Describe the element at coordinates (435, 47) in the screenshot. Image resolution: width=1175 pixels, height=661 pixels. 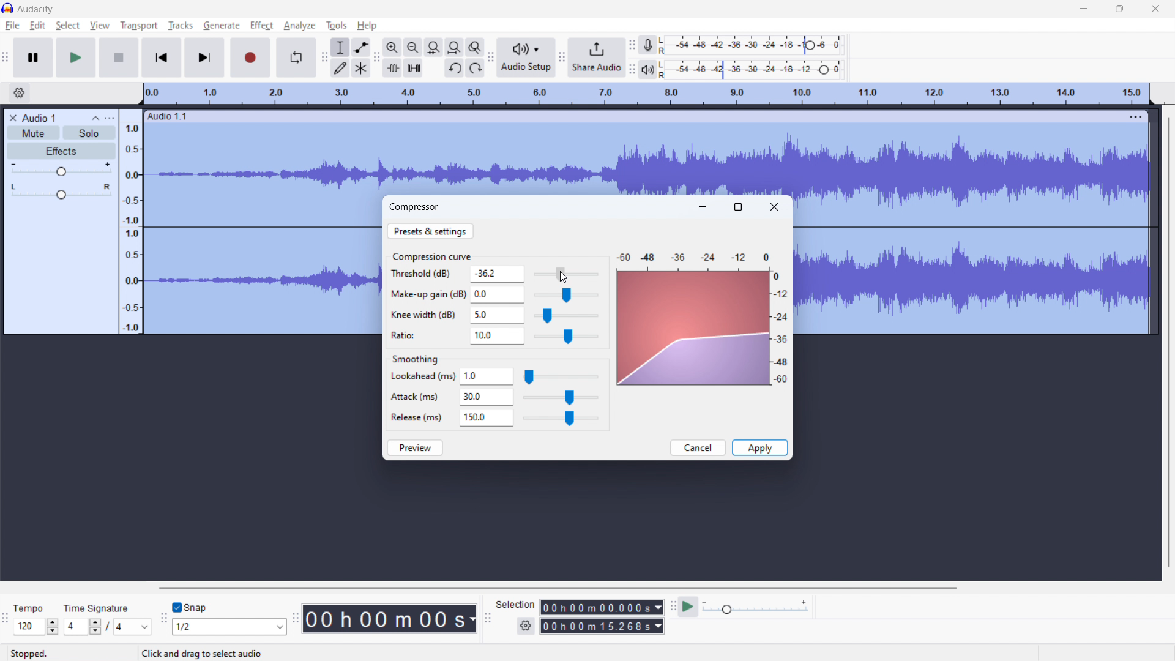
I see `fit selection to width` at that location.